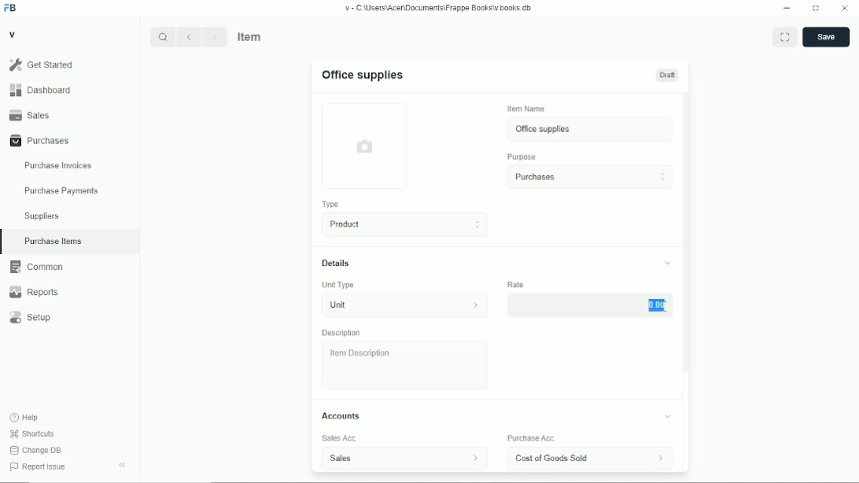 Image resolution: width=859 pixels, height=483 pixels. Describe the element at coordinates (37, 267) in the screenshot. I see `common` at that location.